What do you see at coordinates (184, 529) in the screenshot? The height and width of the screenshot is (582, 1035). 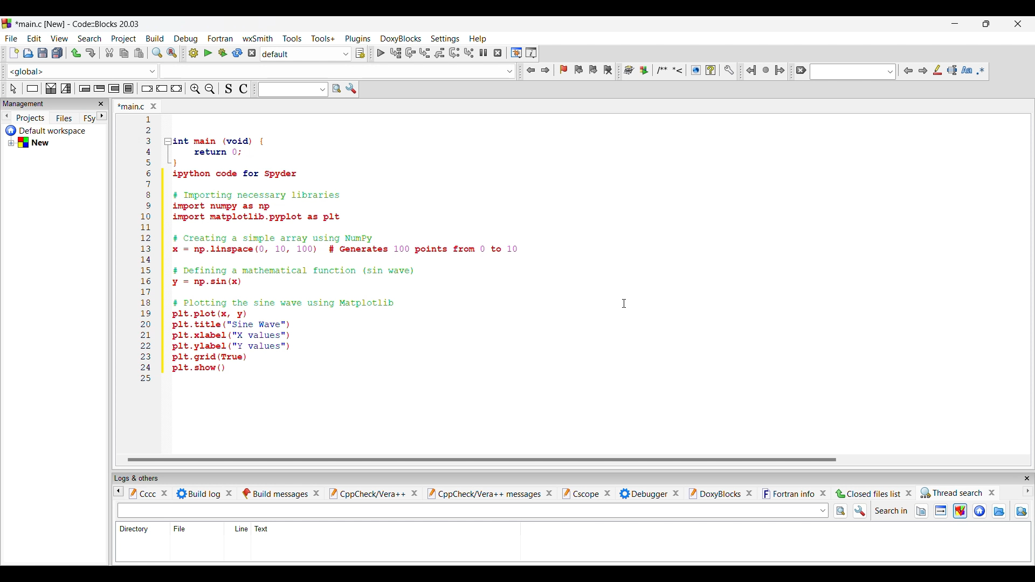 I see `` at bounding box center [184, 529].